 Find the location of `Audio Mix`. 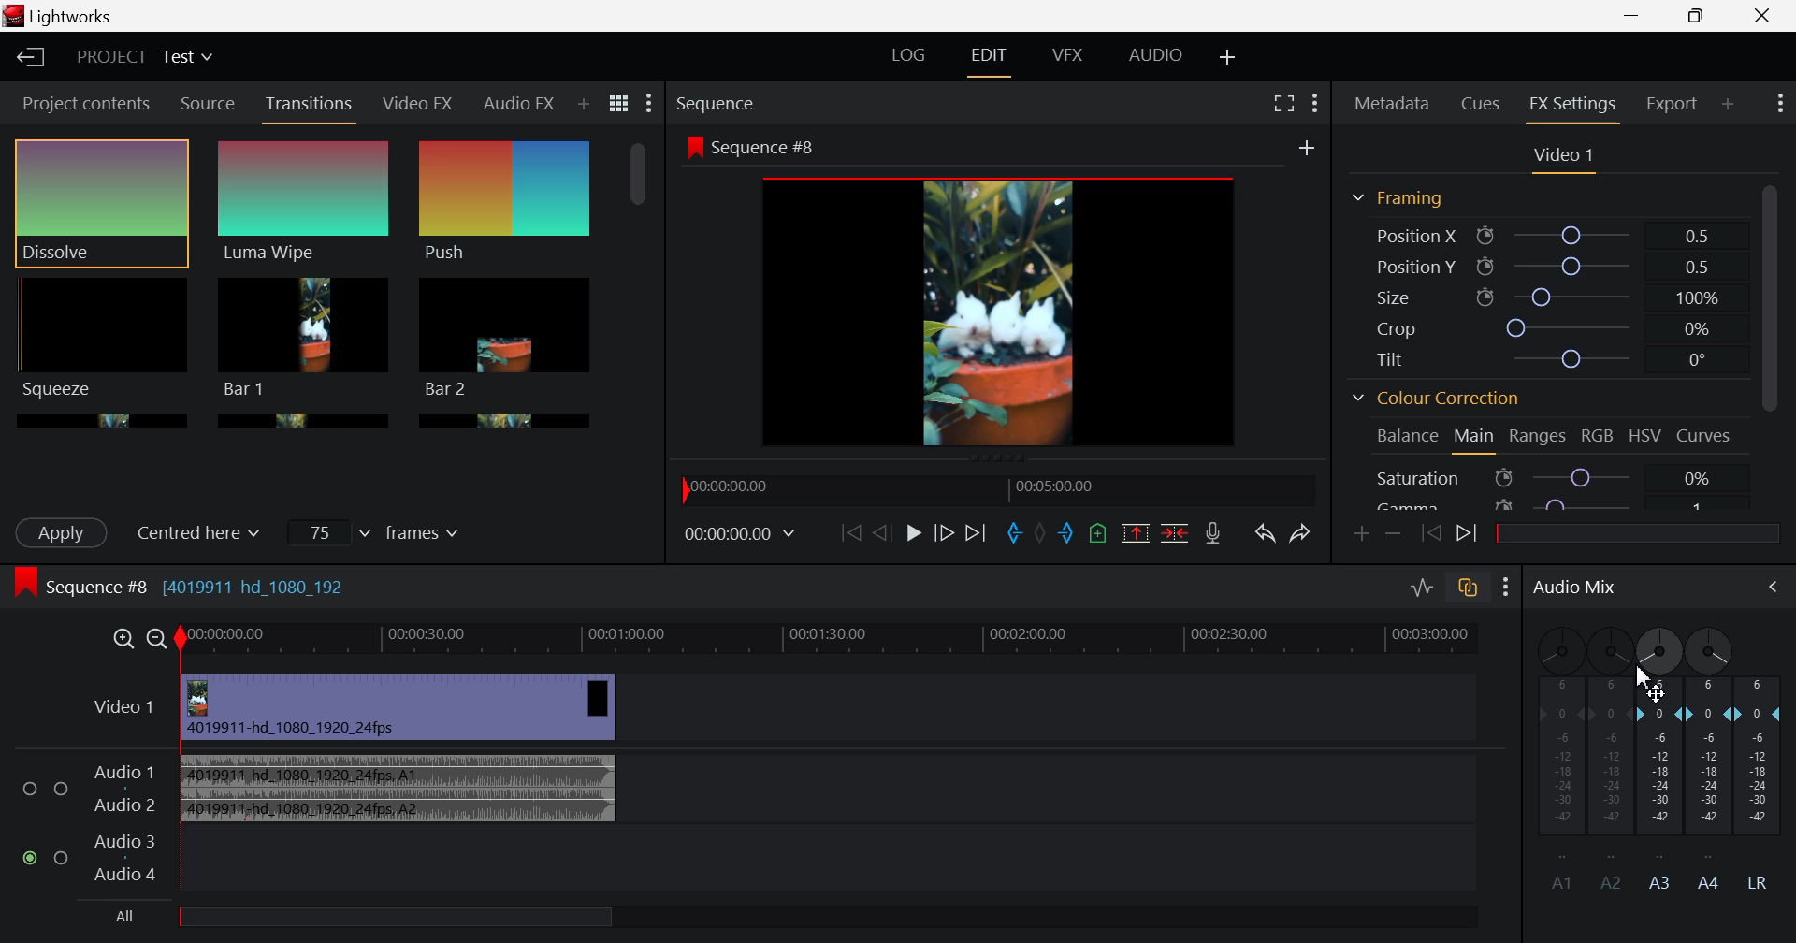

Audio Mix is located at coordinates (1572, 590).